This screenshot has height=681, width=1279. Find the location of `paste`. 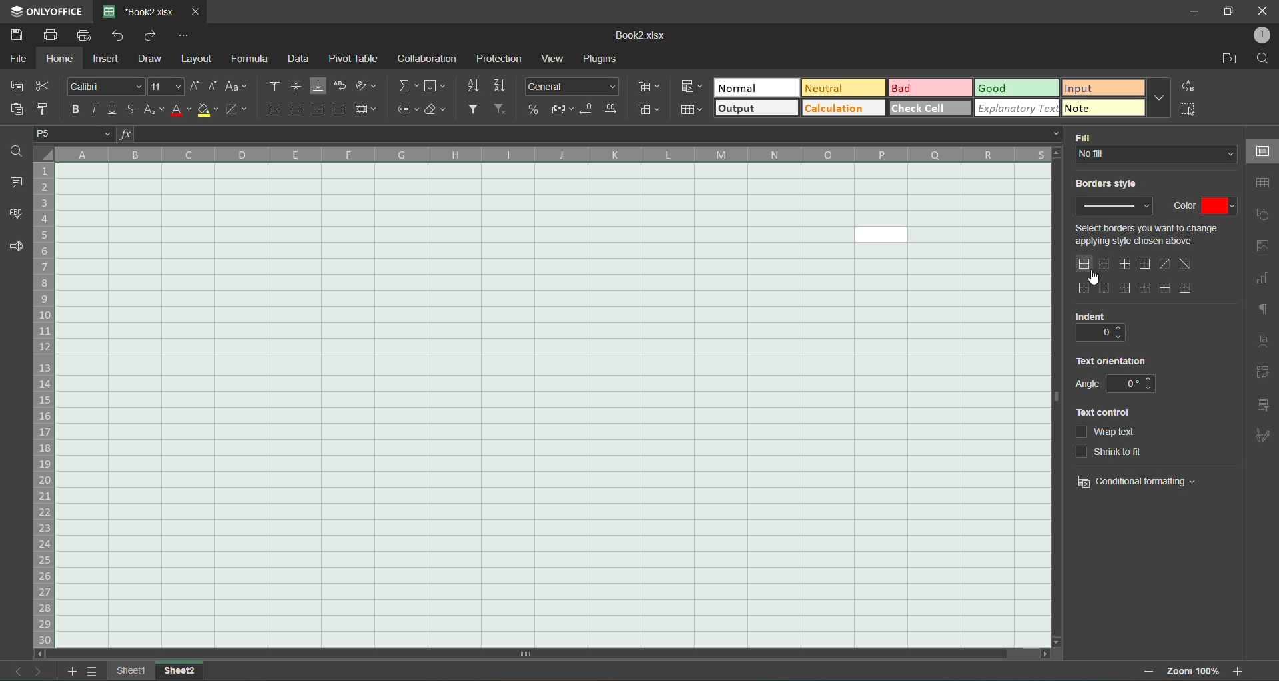

paste is located at coordinates (15, 111).